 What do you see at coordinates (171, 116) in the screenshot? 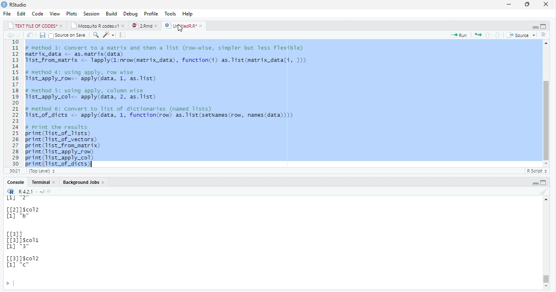
I see `Tist_of_dicts <- apply(data, 1, function(row) as.list(setNames(row, names(data))))` at bounding box center [171, 116].